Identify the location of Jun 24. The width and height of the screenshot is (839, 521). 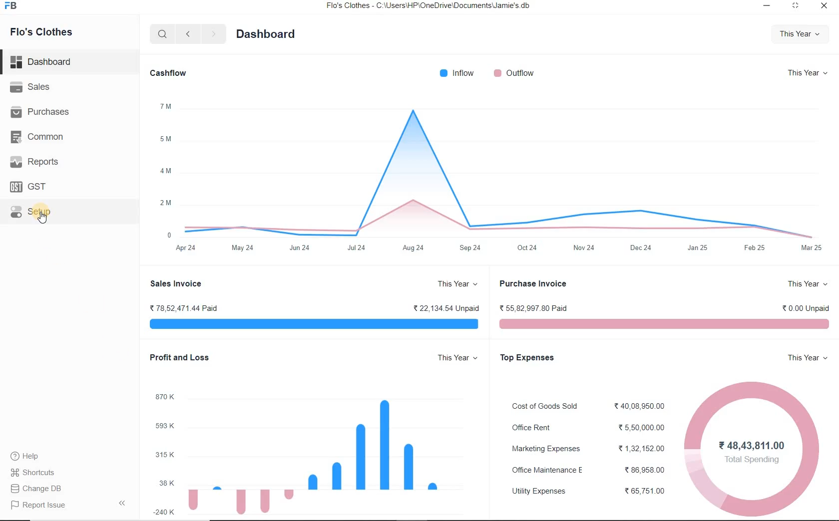
(299, 250).